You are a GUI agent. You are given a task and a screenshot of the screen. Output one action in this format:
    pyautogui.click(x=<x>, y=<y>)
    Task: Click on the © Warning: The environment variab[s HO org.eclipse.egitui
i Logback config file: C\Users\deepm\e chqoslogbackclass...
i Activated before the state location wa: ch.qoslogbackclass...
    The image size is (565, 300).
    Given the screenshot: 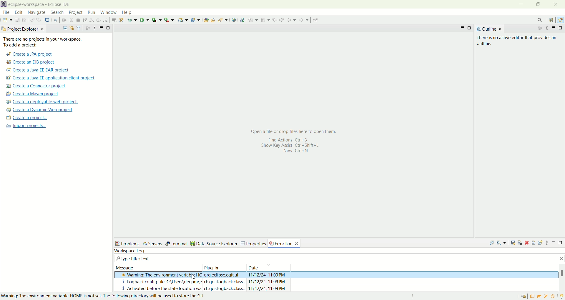 What is the action you would take?
    pyautogui.click(x=181, y=281)
    